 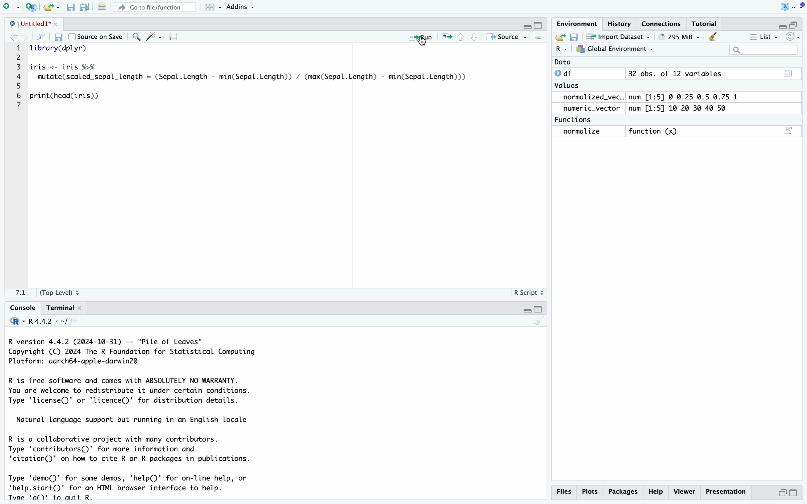 What do you see at coordinates (506, 36) in the screenshot?
I see `Source` at bounding box center [506, 36].